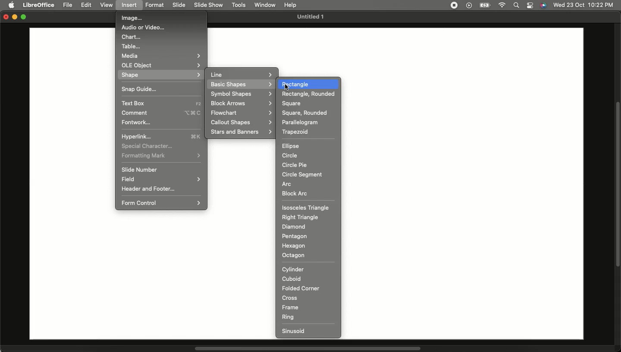  I want to click on Ellipse, so click(291, 146).